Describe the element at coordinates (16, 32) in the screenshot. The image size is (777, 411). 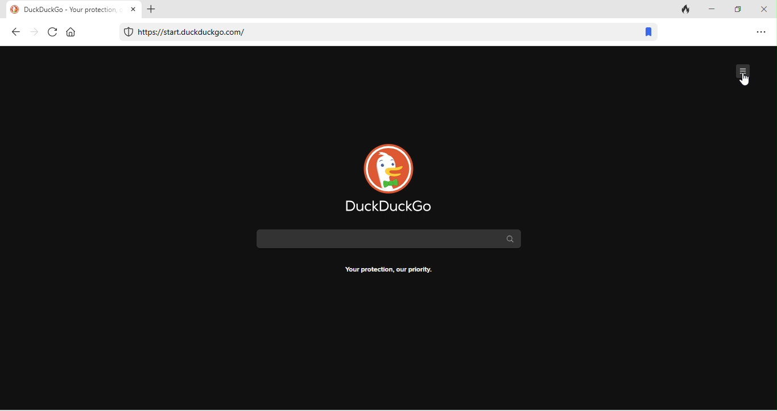
I see `back` at that location.